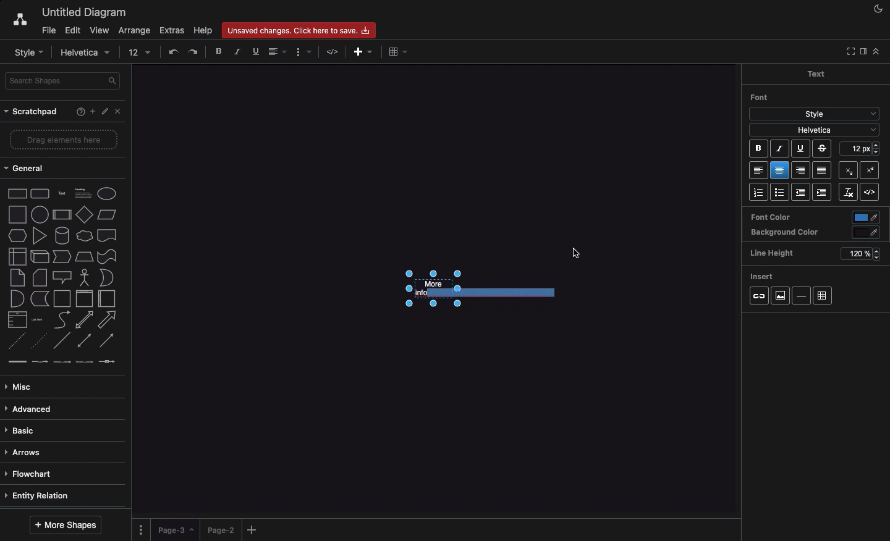 The image size is (890, 541). Describe the element at coordinates (823, 296) in the screenshot. I see `Table` at that location.